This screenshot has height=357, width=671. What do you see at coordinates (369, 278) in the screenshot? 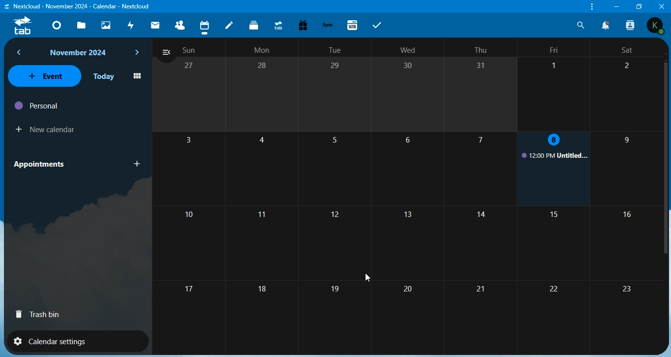
I see `cursor` at bounding box center [369, 278].